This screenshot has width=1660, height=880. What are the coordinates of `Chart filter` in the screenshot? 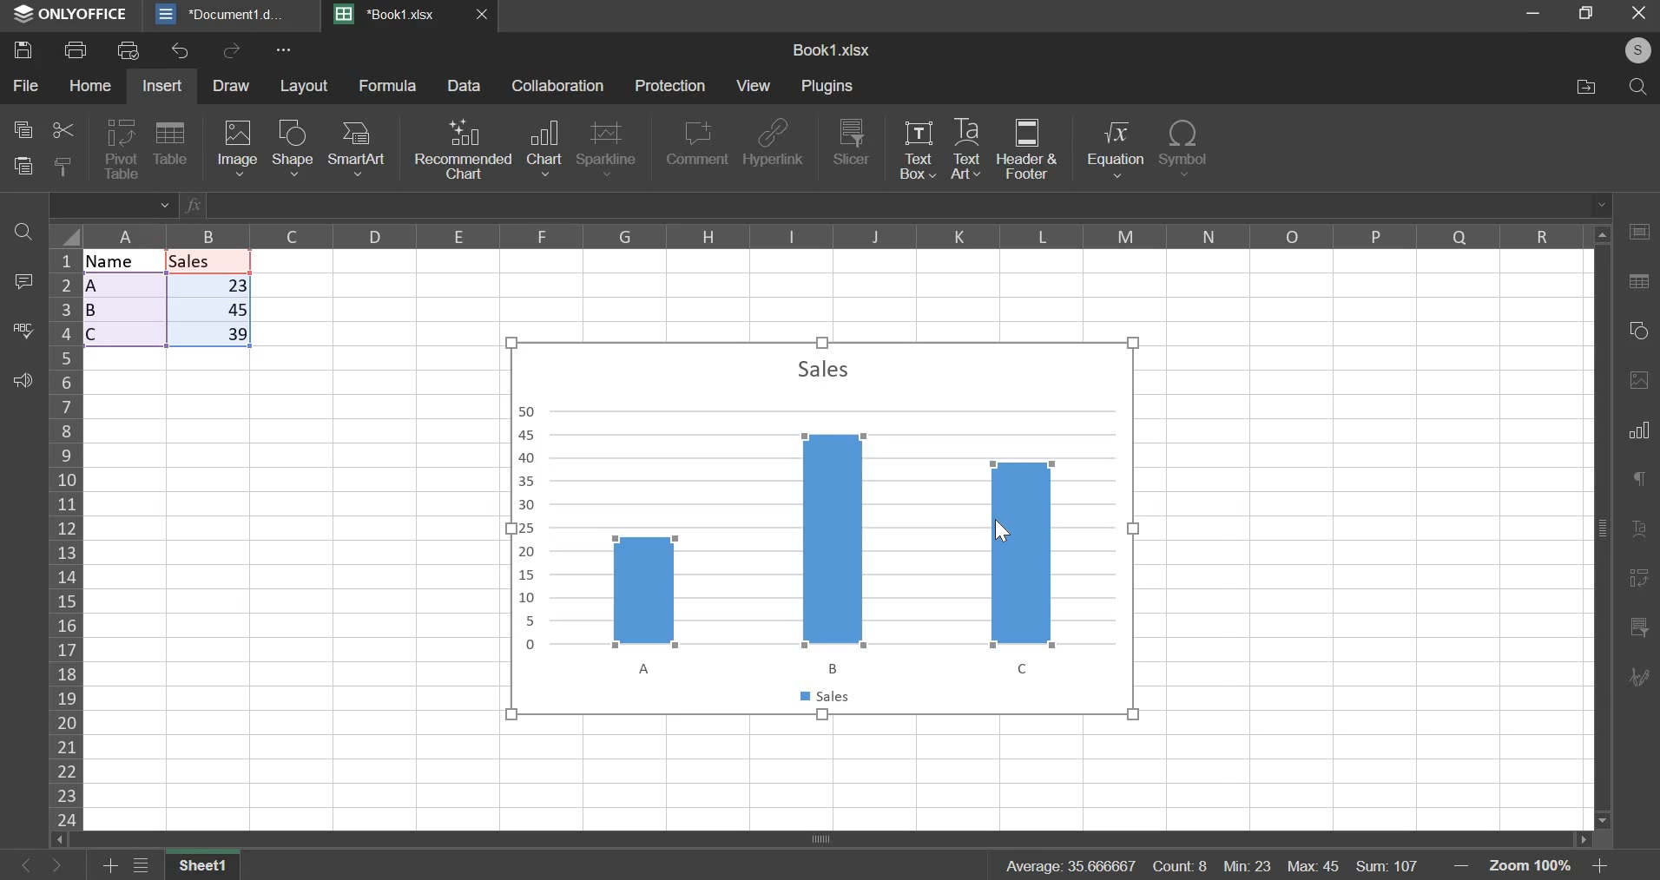 It's located at (1638, 627).